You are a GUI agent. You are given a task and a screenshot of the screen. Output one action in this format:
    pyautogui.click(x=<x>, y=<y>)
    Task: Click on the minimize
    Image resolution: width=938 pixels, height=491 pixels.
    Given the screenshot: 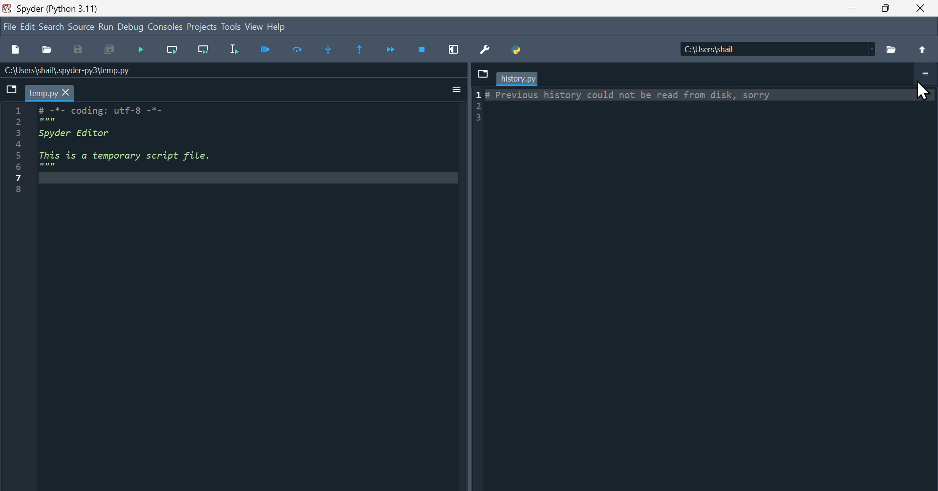 What is the action you would take?
    pyautogui.click(x=849, y=8)
    